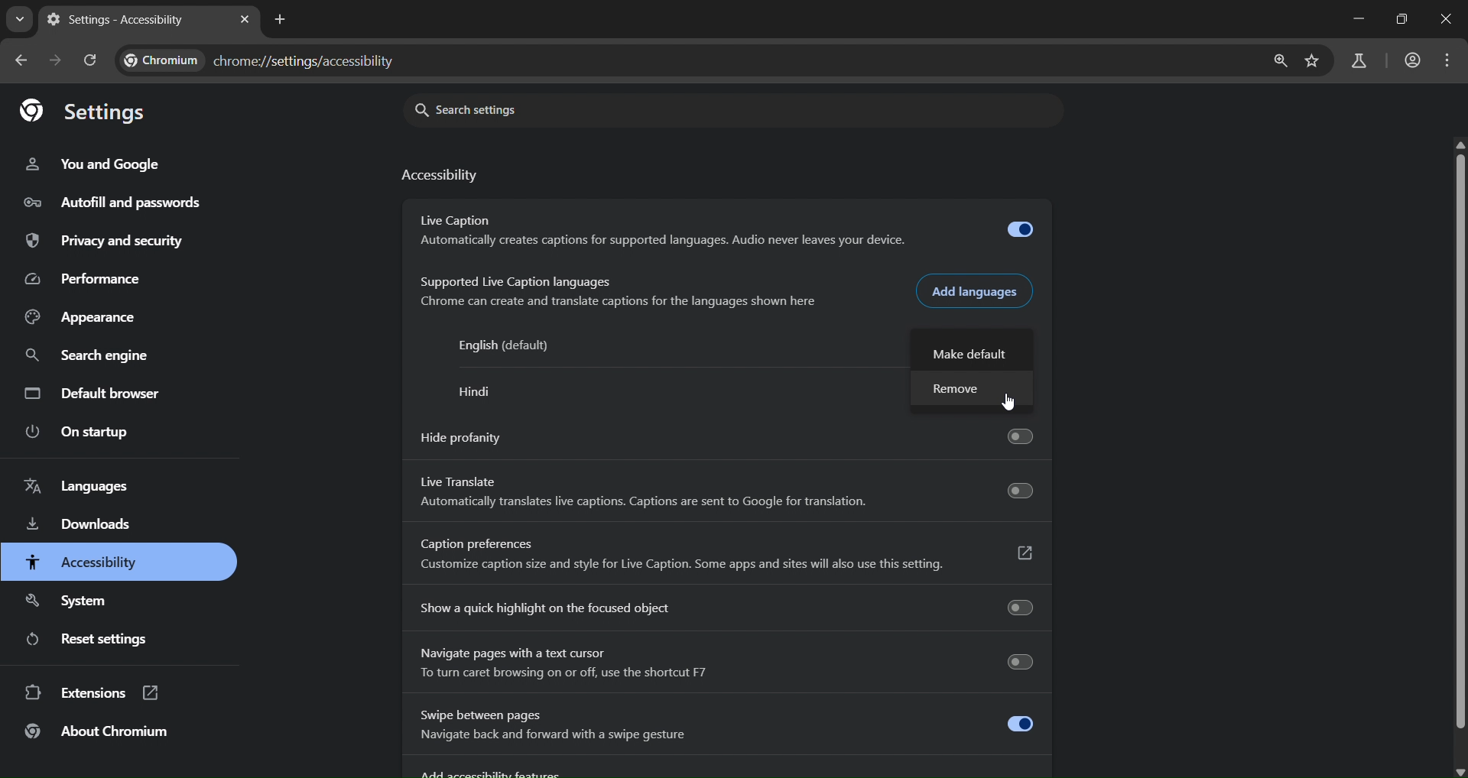 This screenshot has height=778, width=1468. Describe the element at coordinates (1459, 445) in the screenshot. I see `scroll bar` at that location.